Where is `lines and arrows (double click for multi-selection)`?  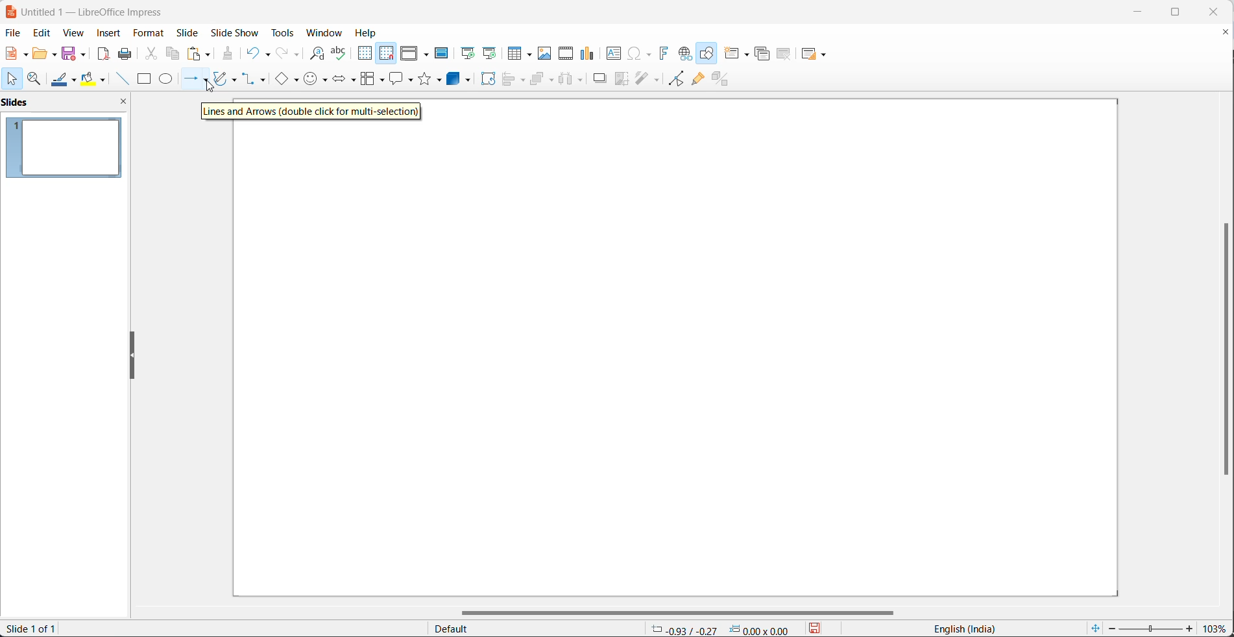
lines and arrows (double click for multi-selection) is located at coordinates (312, 112).